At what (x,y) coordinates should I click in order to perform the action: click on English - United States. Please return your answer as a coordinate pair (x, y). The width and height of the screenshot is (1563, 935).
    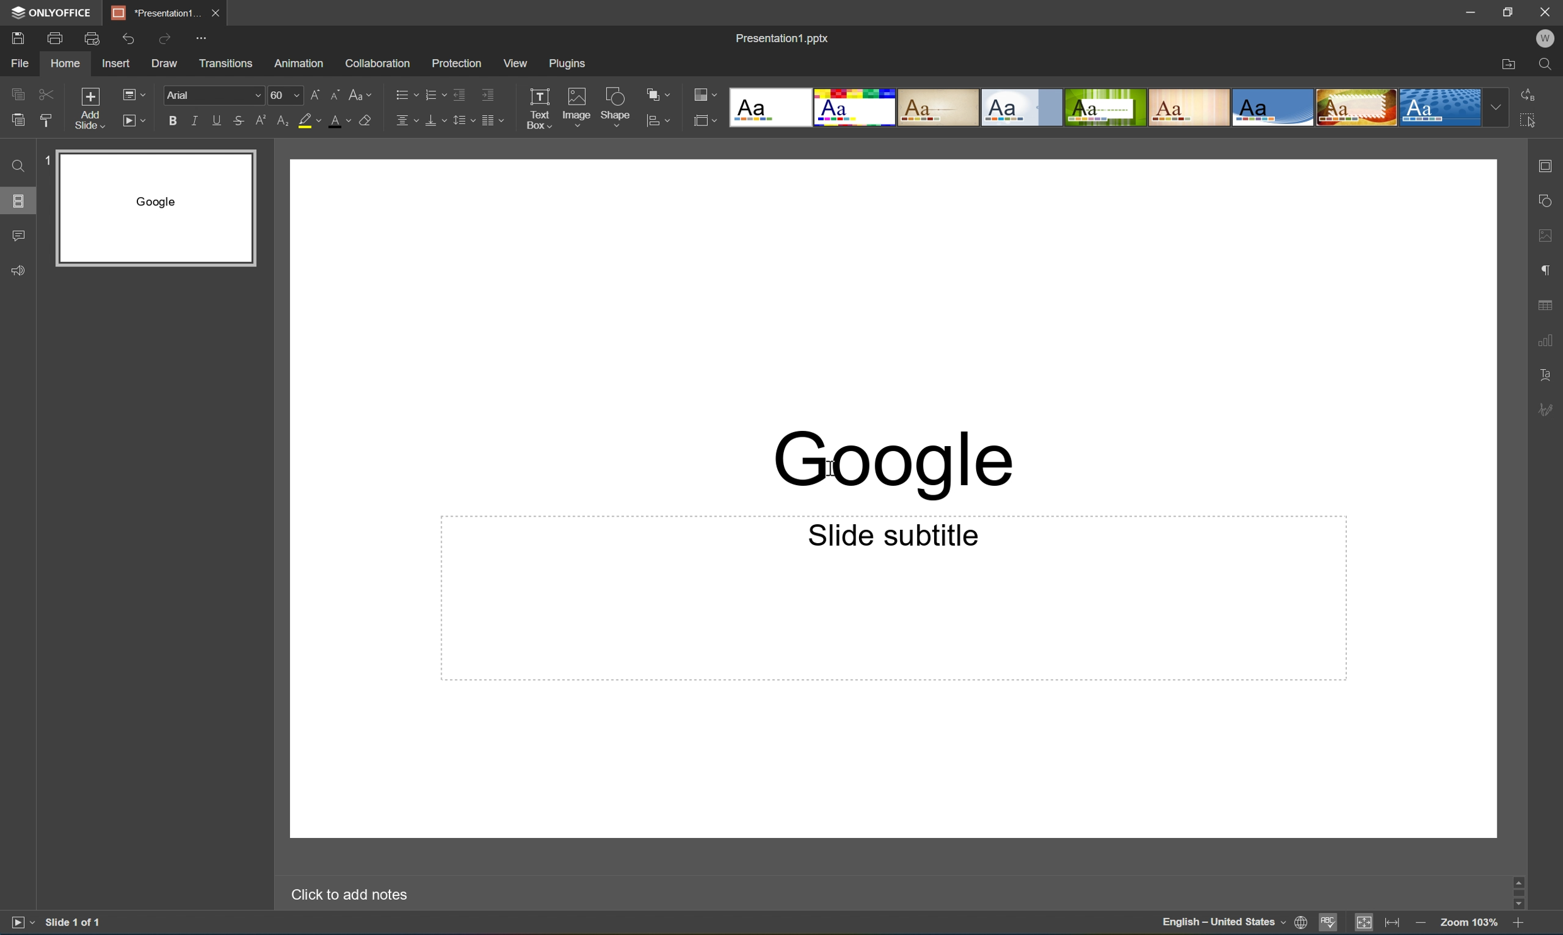
    Looking at the image, I should click on (1221, 923).